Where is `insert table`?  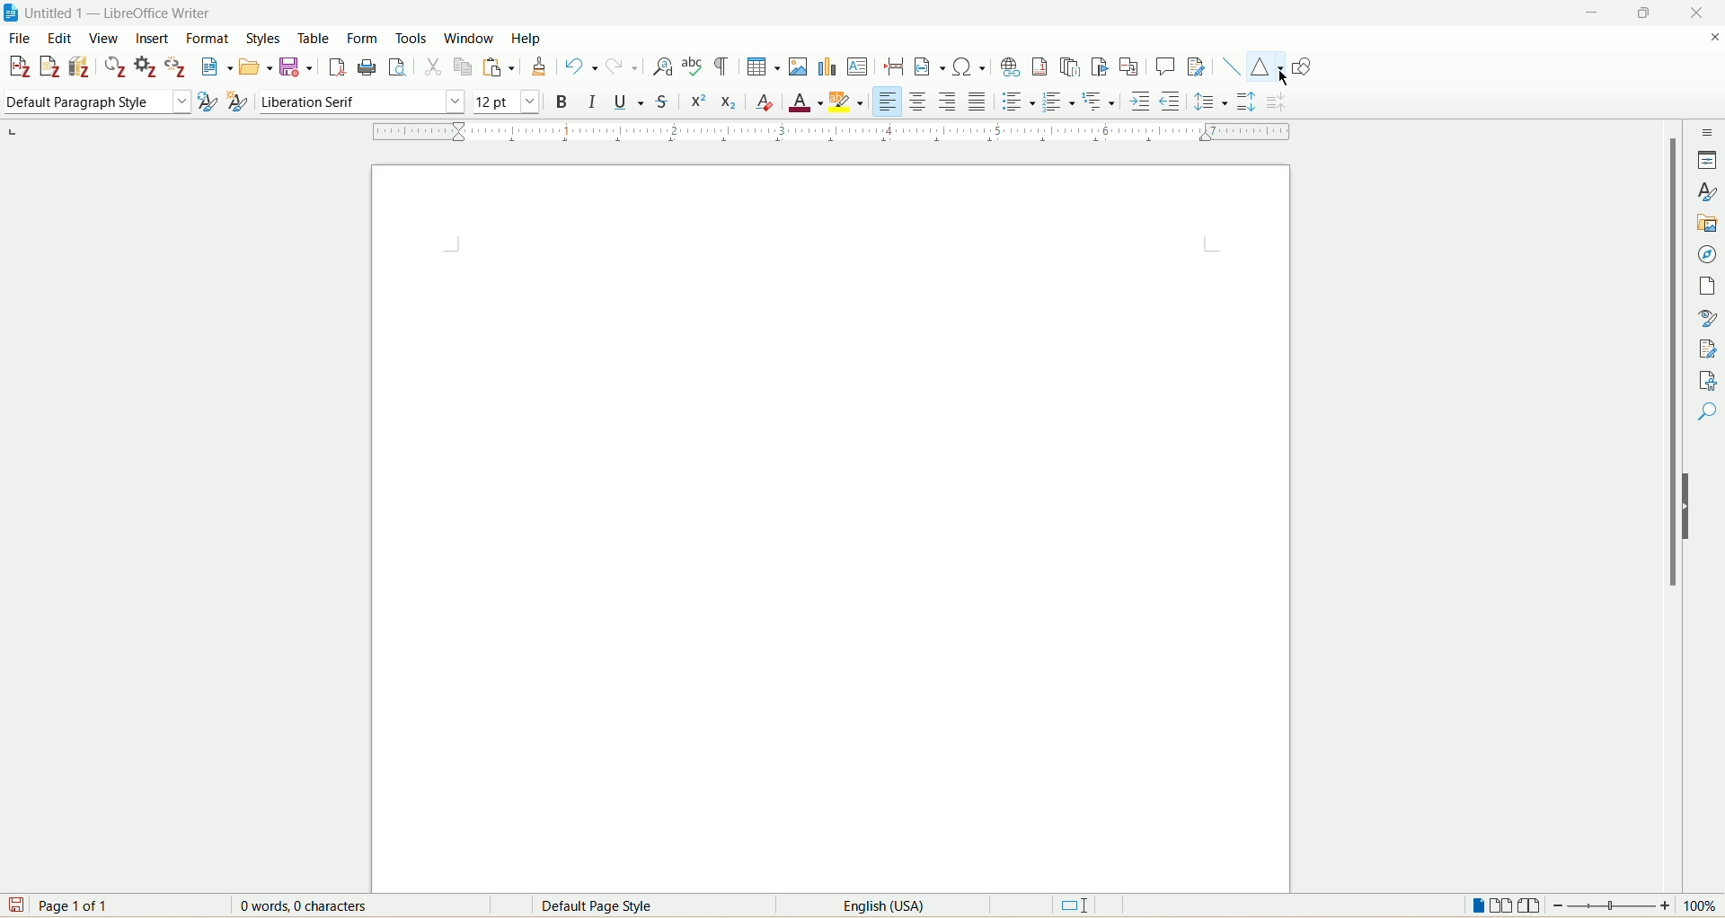
insert table is located at coordinates (764, 66).